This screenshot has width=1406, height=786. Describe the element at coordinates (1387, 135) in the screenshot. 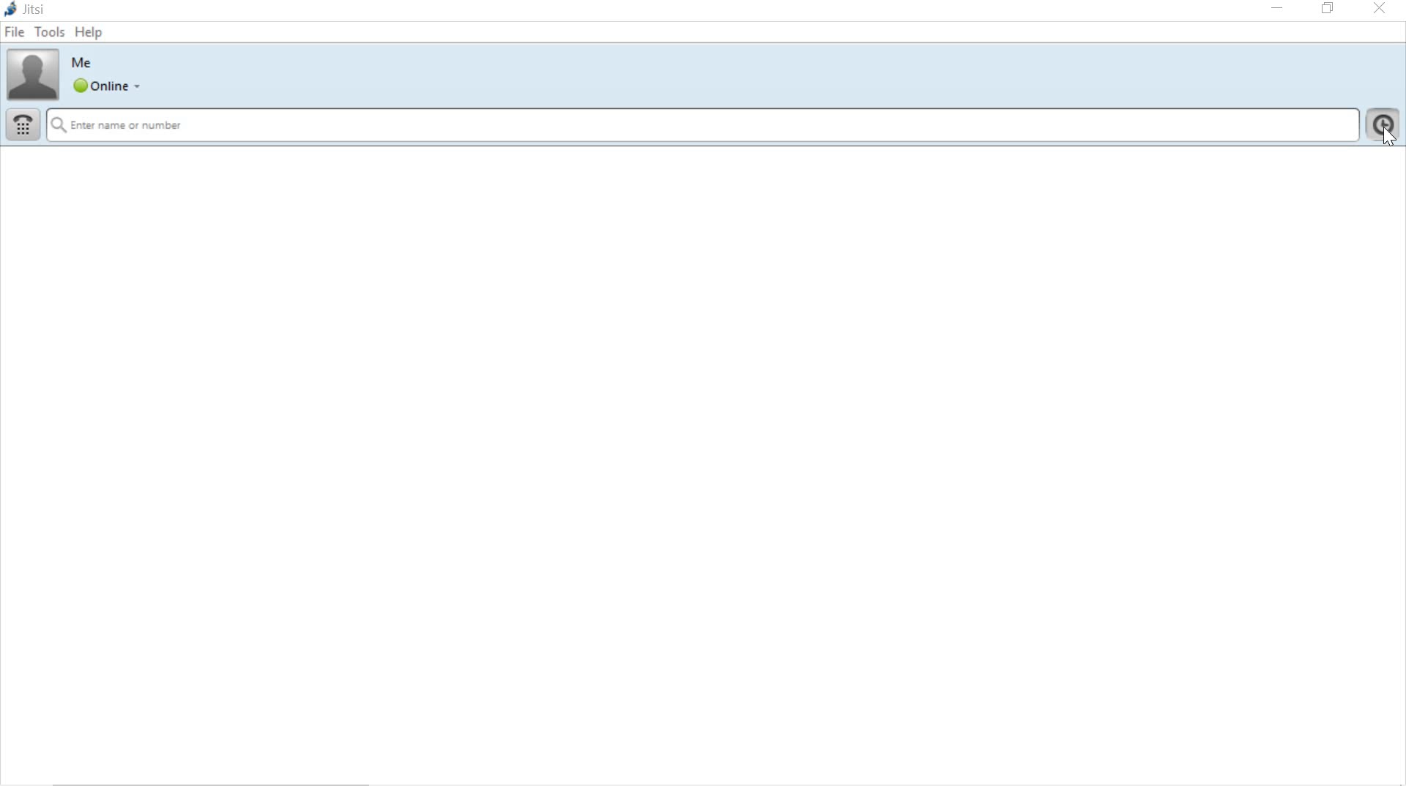

I see `CURSOR POSITION AT click to show call and chat history` at that location.